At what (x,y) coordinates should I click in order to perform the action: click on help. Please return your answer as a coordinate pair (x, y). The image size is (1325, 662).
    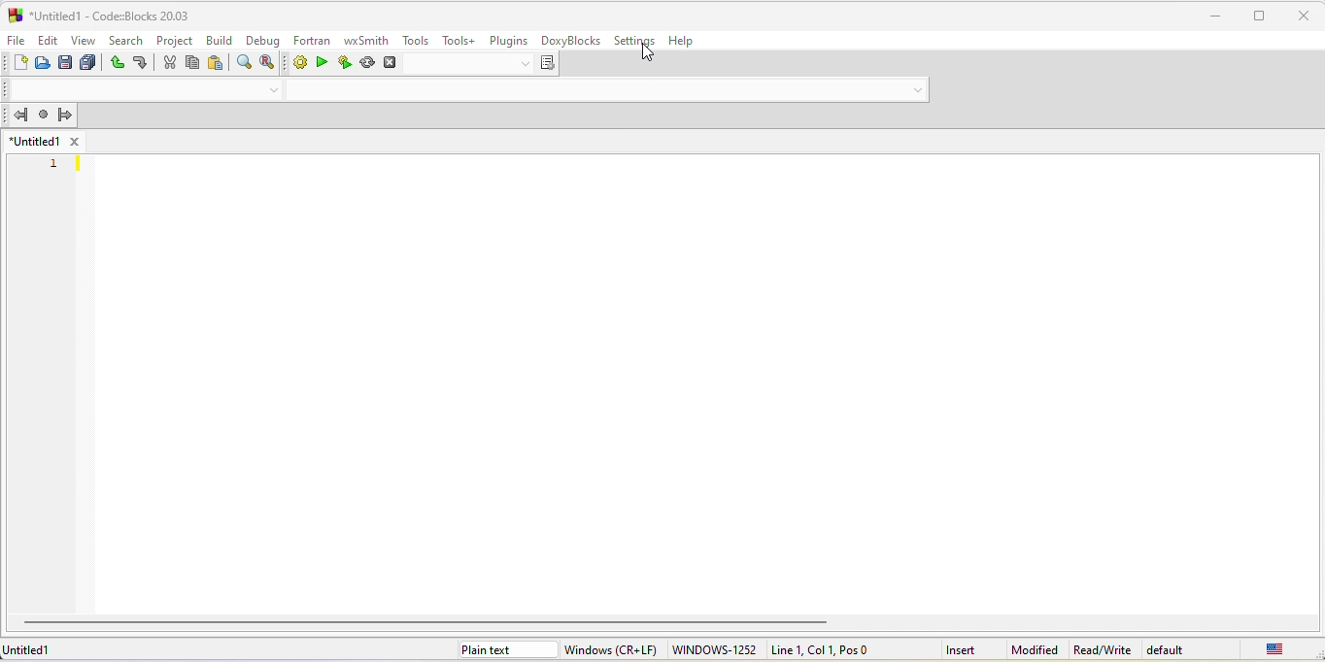
    Looking at the image, I should click on (685, 40).